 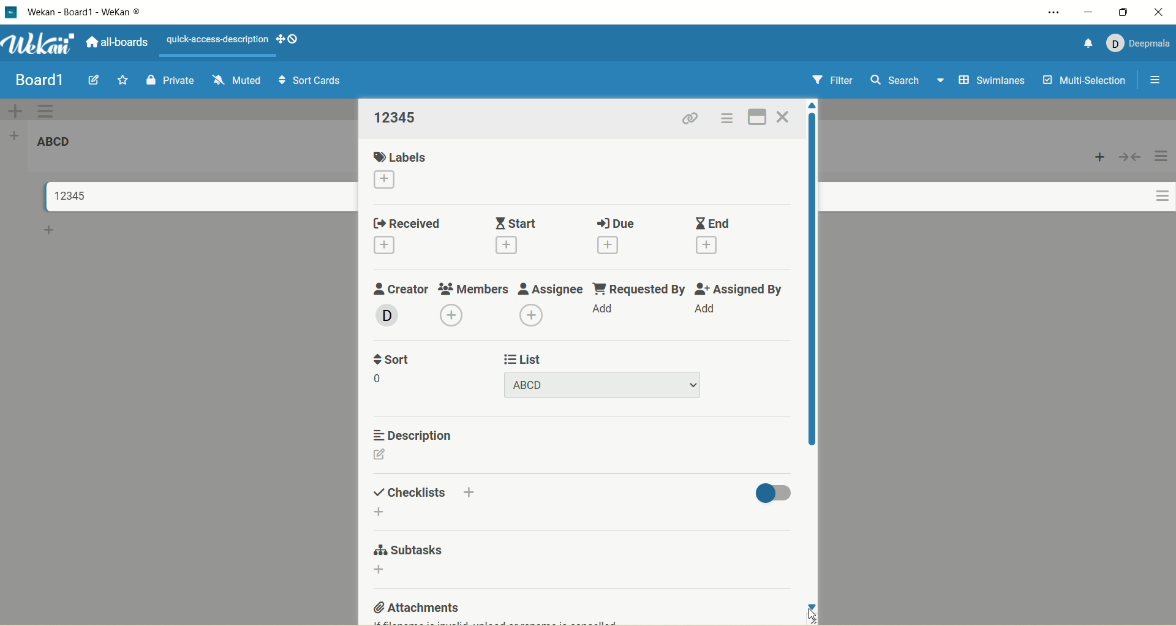 What do you see at coordinates (380, 512) in the screenshot?
I see `add` at bounding box center [380, 512].